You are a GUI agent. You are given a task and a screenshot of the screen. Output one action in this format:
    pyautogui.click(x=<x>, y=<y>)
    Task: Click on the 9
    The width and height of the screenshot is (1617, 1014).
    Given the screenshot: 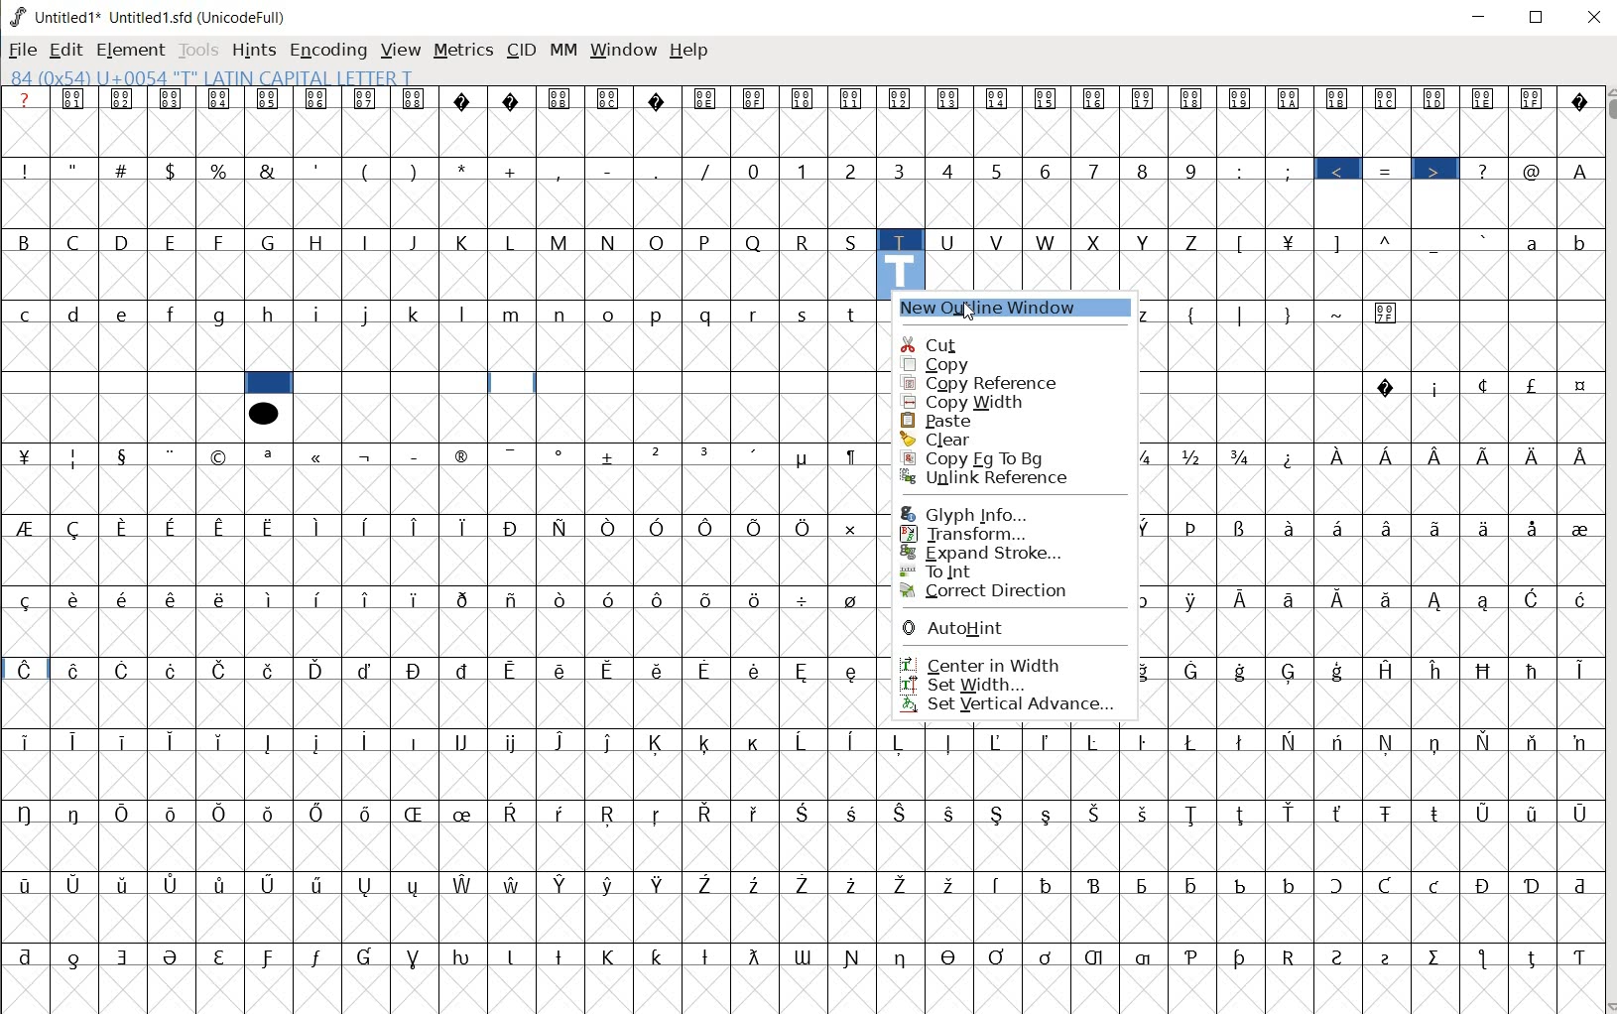 What is the action you would take?
    pyautogui.click(x=1190, y=171)
    